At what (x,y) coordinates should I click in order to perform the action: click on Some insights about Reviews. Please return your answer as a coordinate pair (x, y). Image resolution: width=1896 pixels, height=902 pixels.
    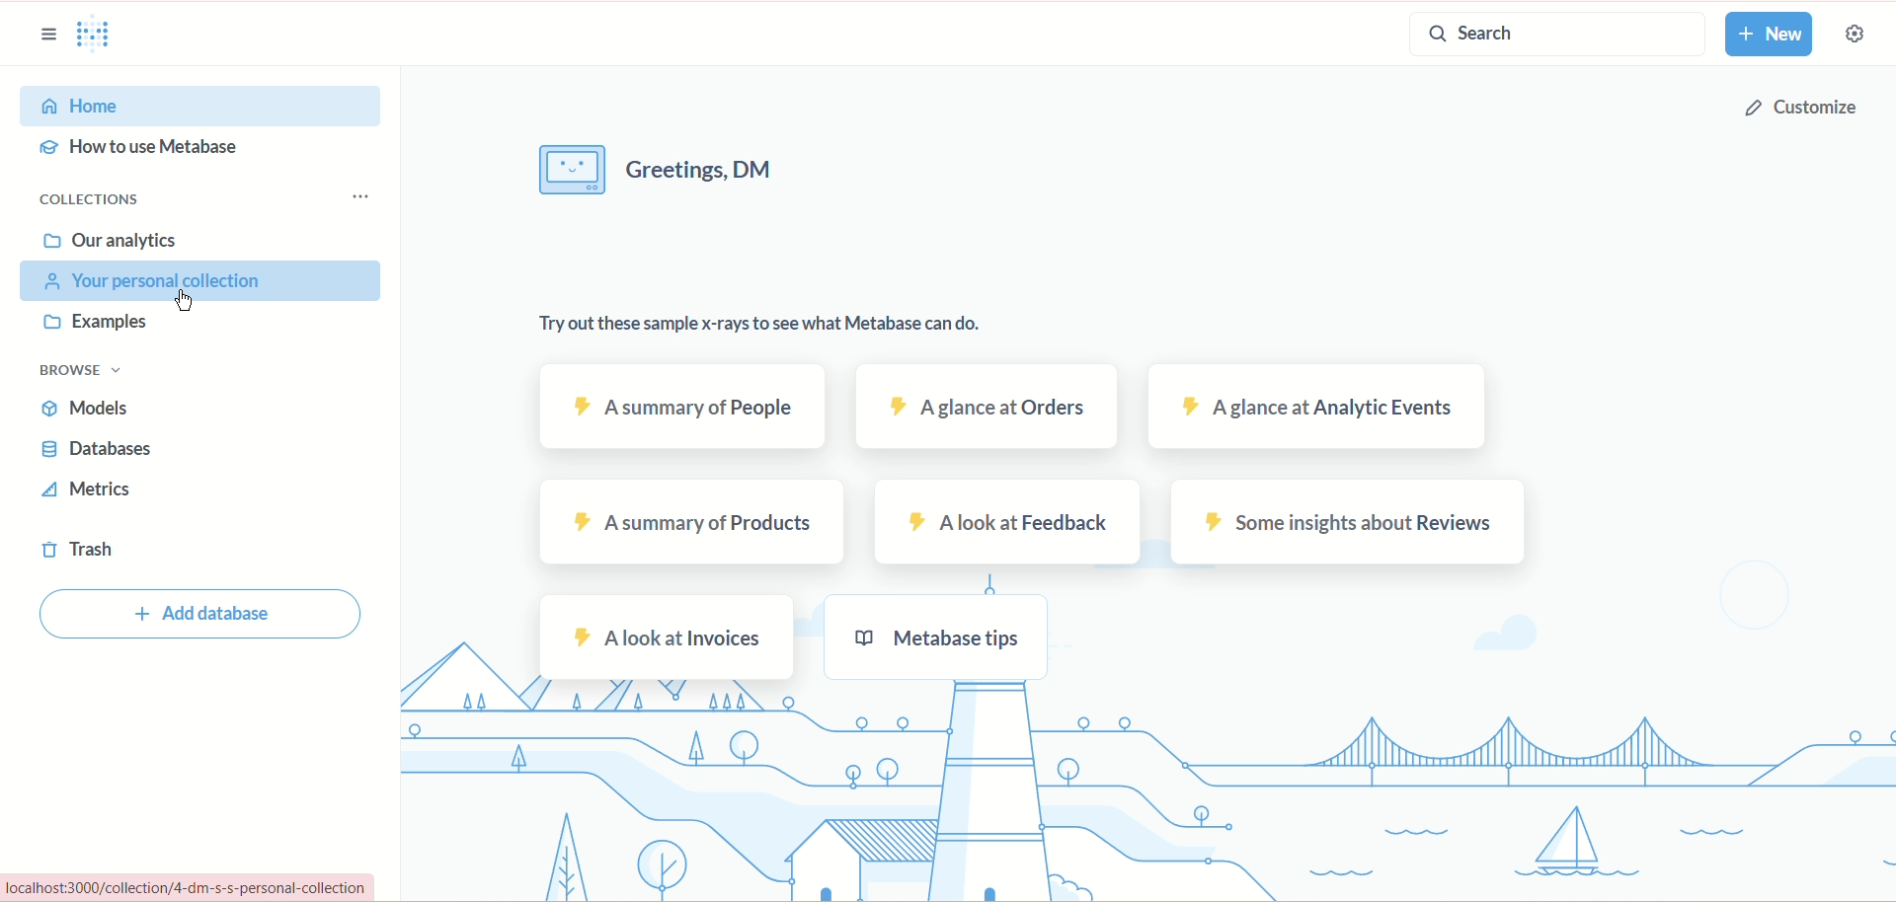
    Looking at the image, I should click on (1349, 525).